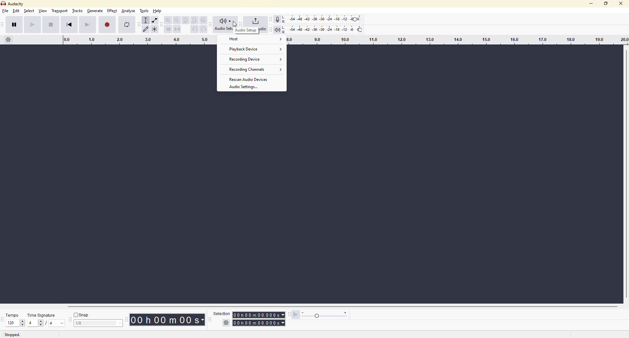 The height and width of the screenshot is (338, 629). Describe the element at coordinates (177, 29) in the screenshot. I see `silence audio selection` at that location.